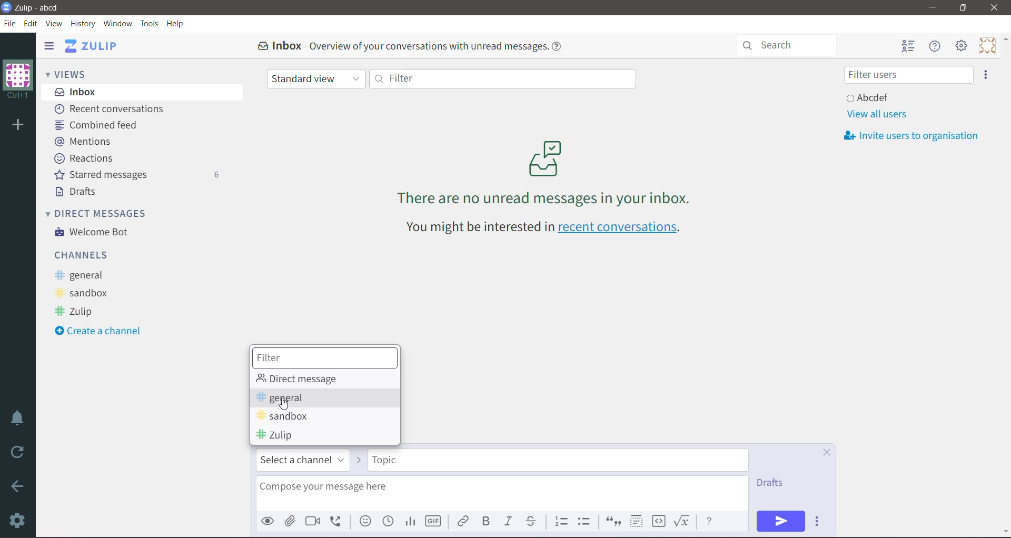  I want to click on sandbox, so click(325, 417).